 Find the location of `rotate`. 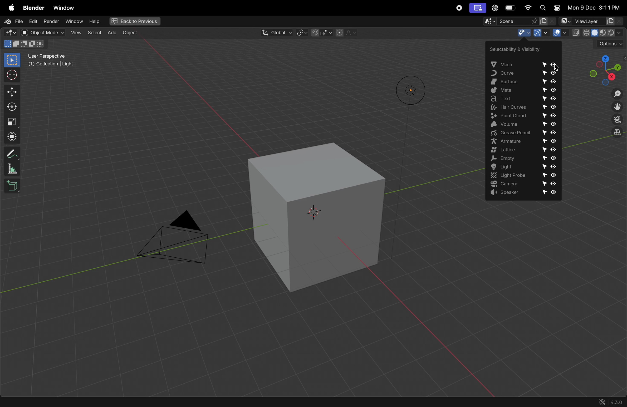

rotate is located at coordinates (12, 106).